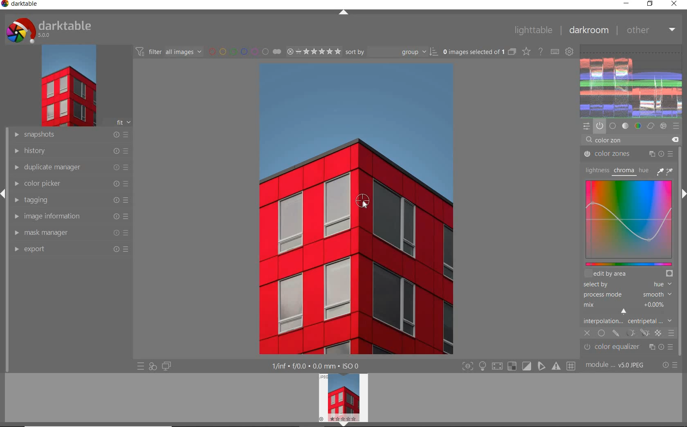 The height and width of the screenshot is (427, 687). Describe the element at coordinates (628, 349) in the screenshot. I see `color equalizer` at that location.